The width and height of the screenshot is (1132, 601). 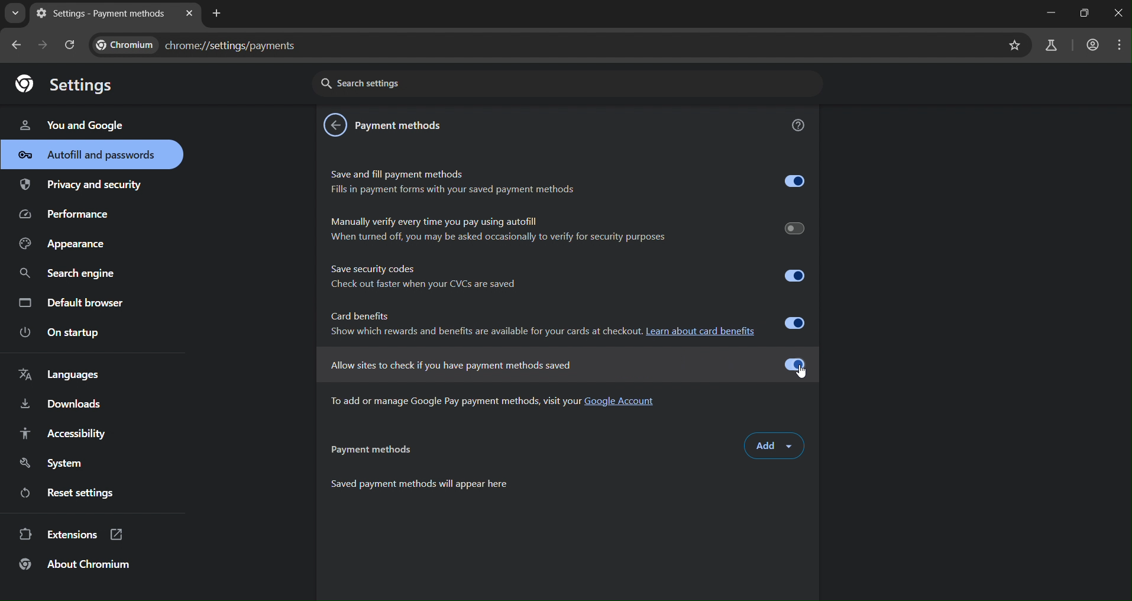 I want to click on on startup, so click(x=58, y=333).